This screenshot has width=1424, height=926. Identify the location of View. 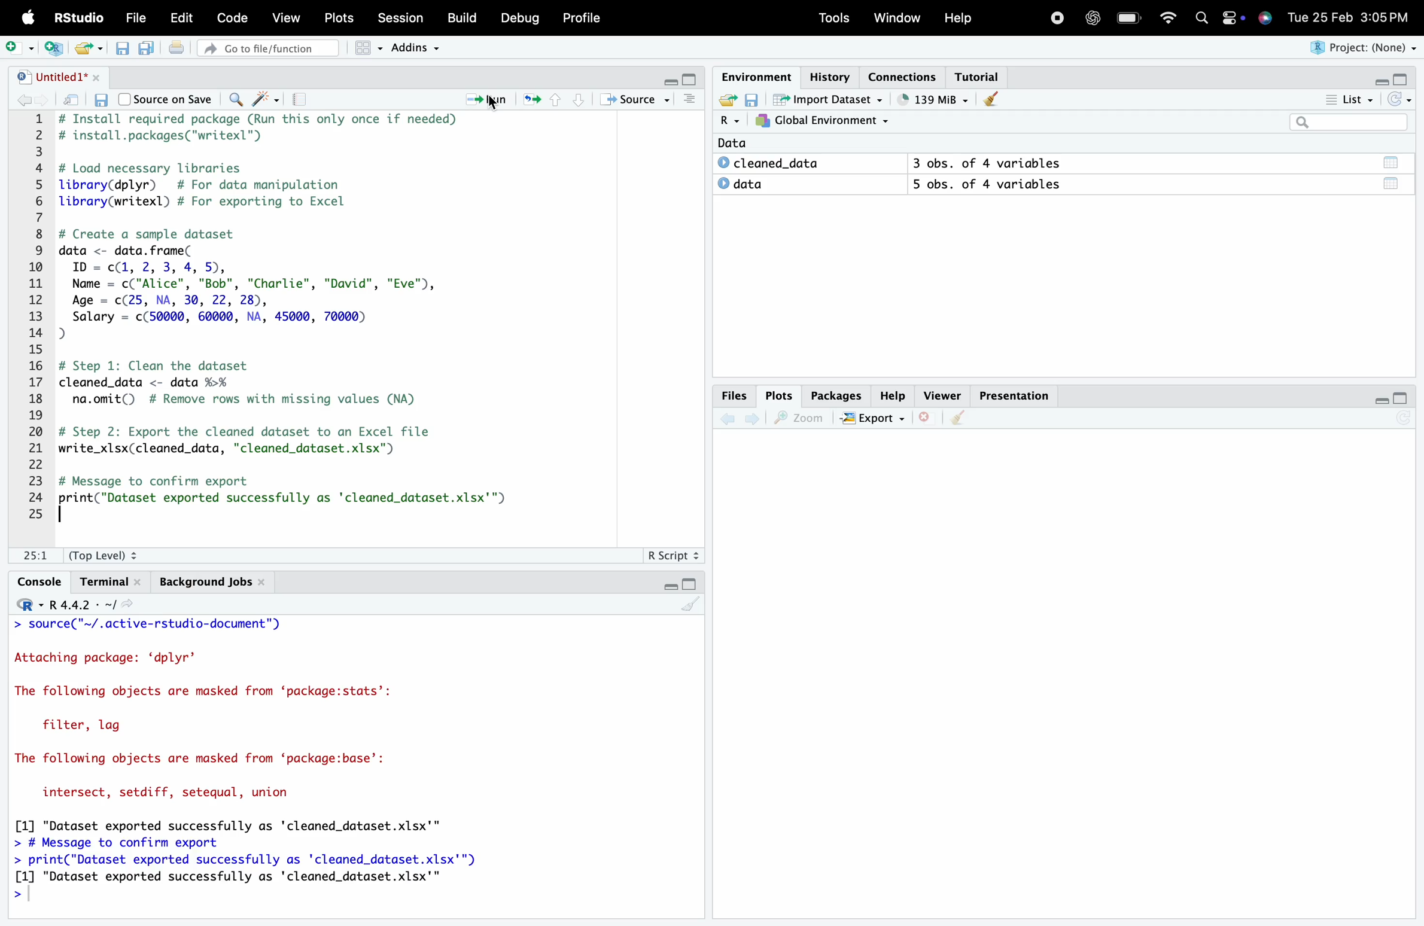
(288, 17).